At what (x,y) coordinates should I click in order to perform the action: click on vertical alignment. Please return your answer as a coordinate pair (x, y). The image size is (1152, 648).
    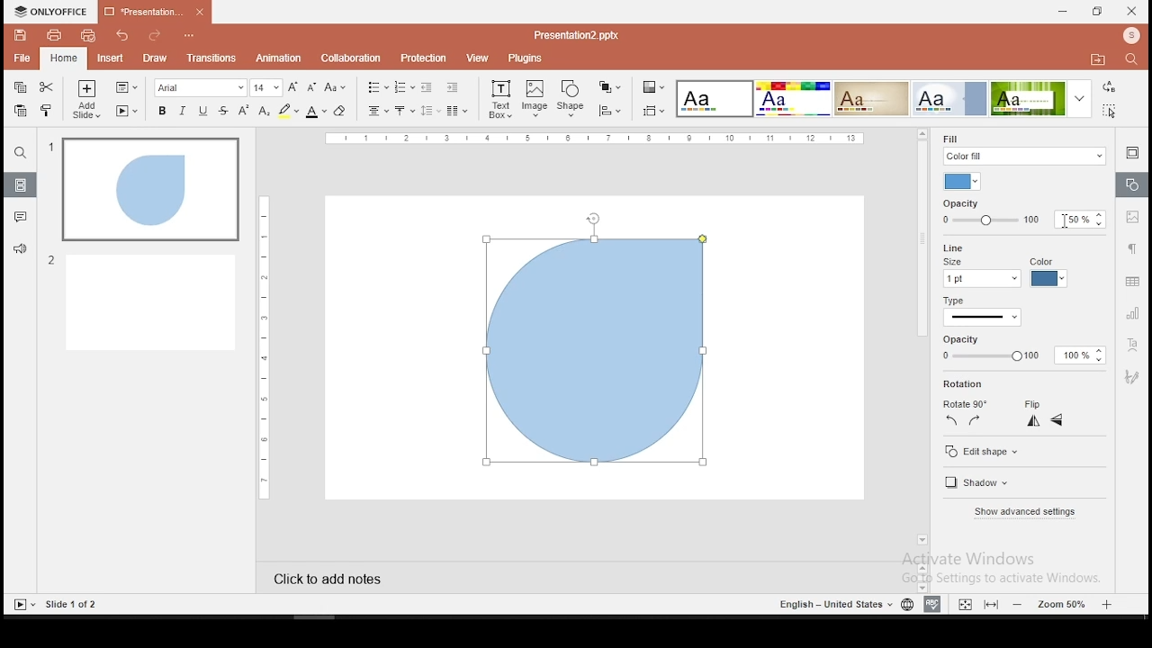
    Looking at the image, I should click on (403, 111).